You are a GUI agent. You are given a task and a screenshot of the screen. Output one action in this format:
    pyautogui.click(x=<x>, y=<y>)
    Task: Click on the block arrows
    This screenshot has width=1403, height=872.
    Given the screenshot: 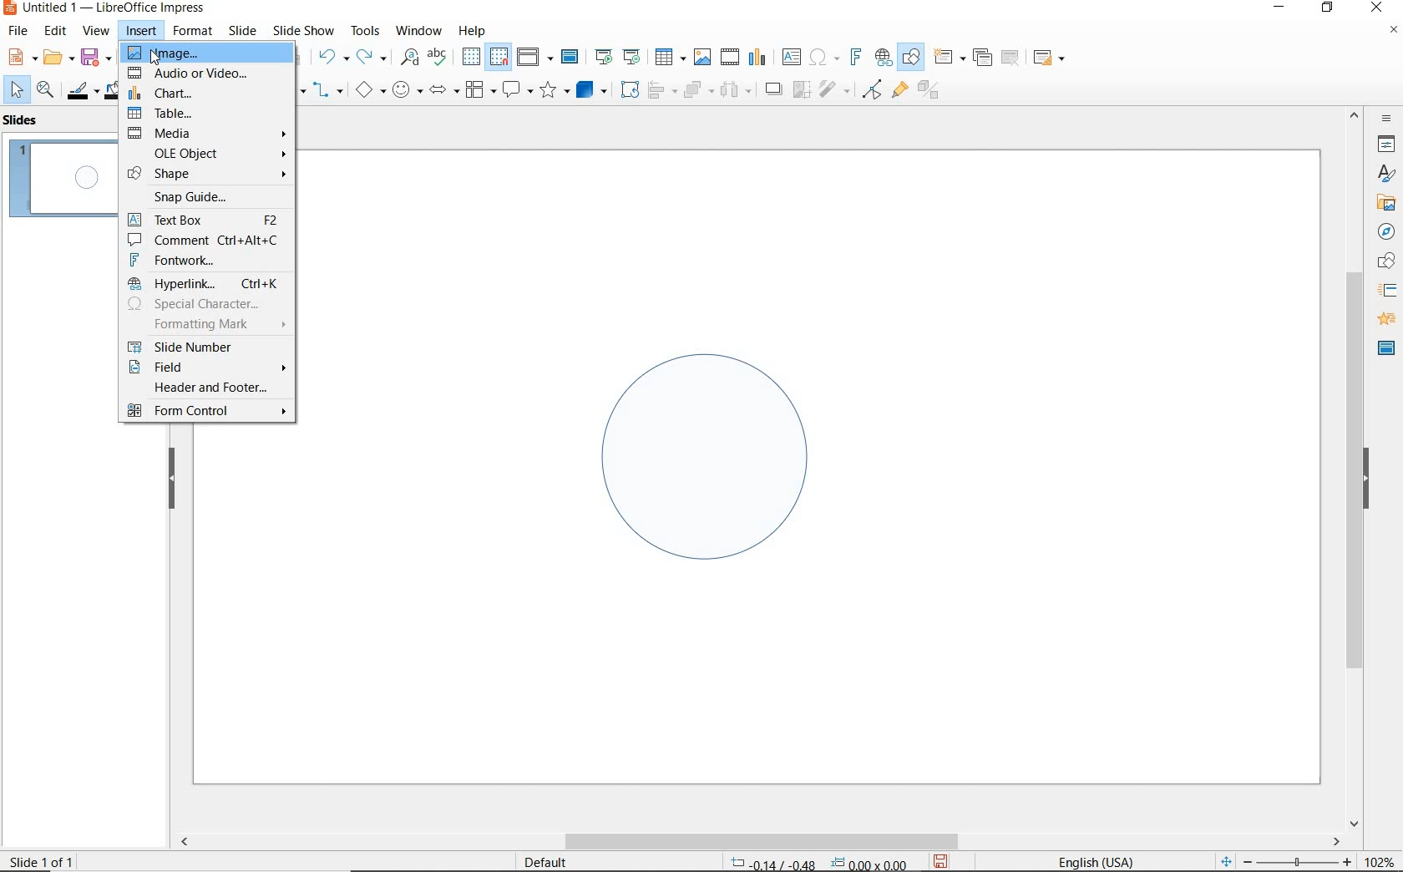 What is the action you would take?
    pyautogui.click(x=441, y=91)
    